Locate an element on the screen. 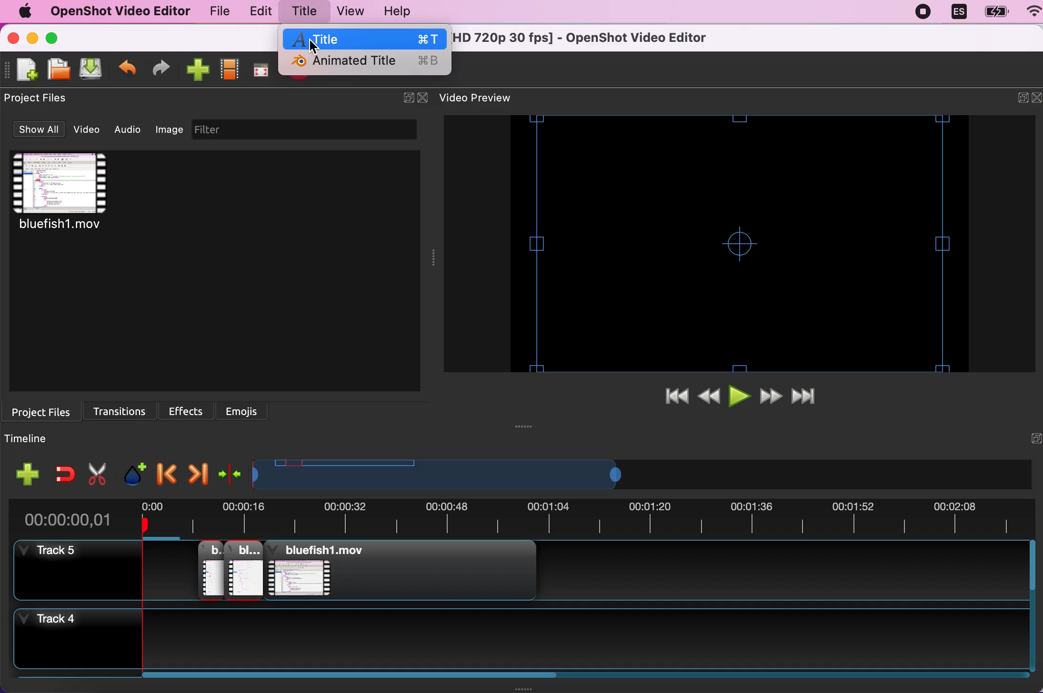  add marker is located at coordinates (134, 470).